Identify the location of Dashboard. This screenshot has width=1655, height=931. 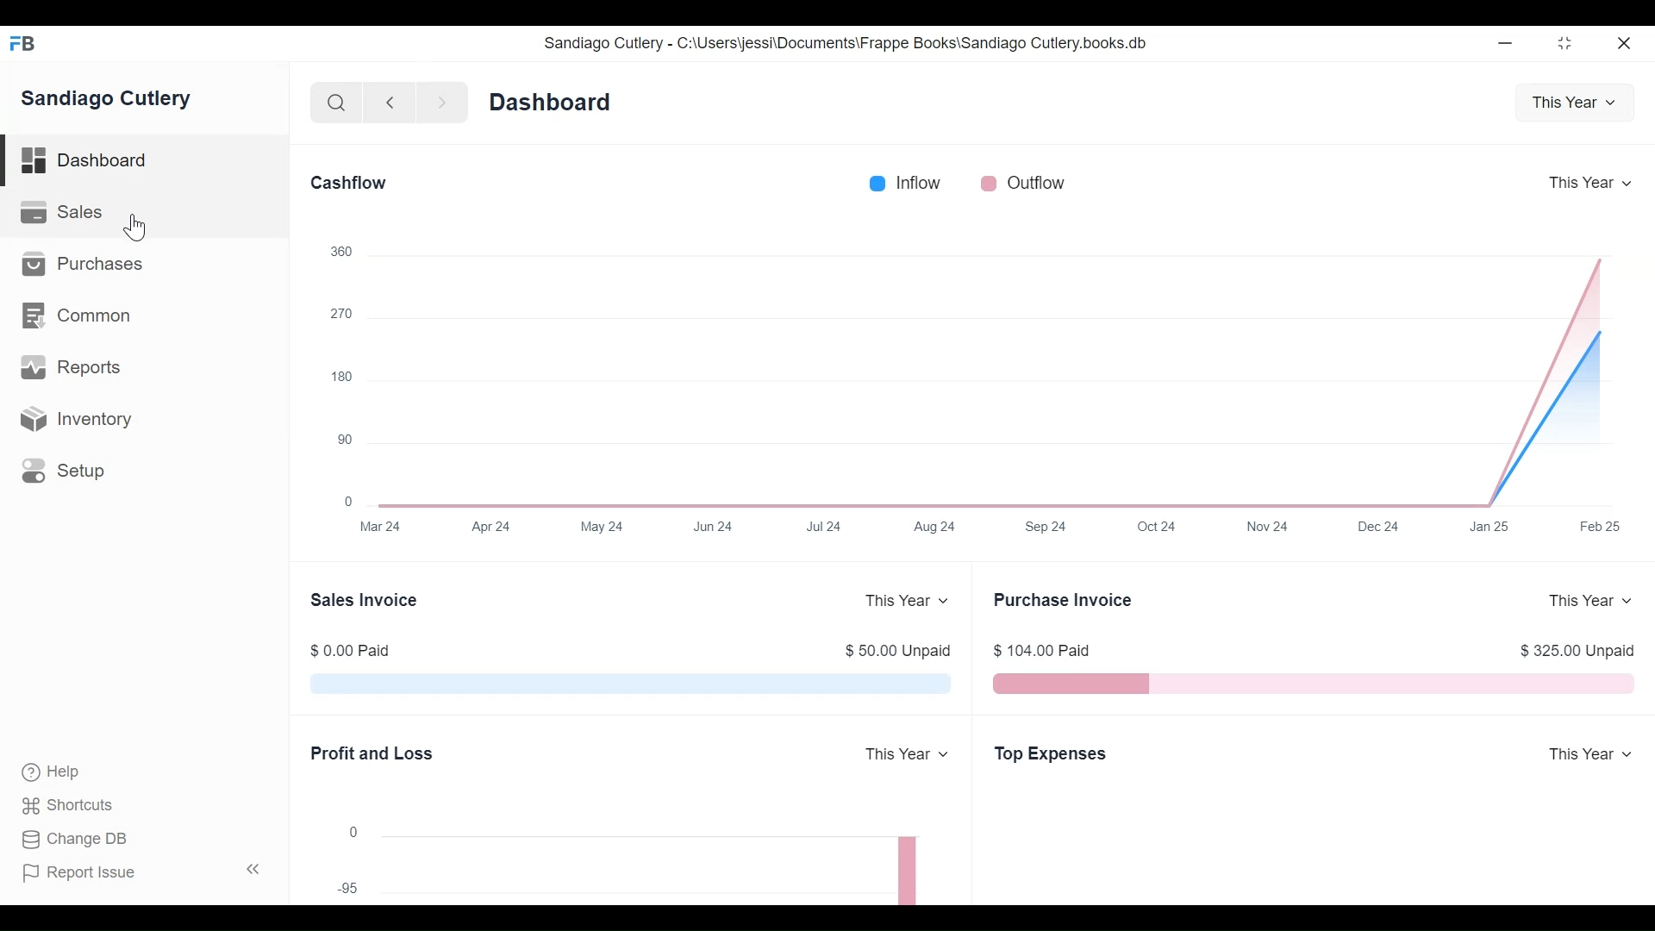
(553, 101).